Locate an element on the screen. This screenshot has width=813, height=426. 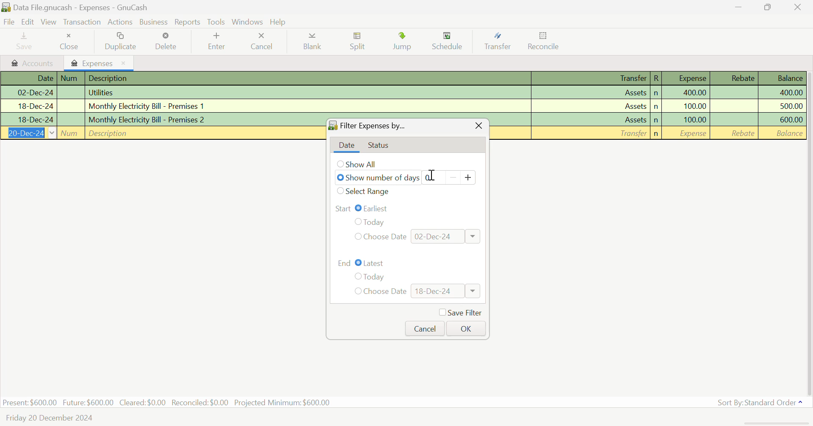
Rebate is located at coordinates (734, 133).